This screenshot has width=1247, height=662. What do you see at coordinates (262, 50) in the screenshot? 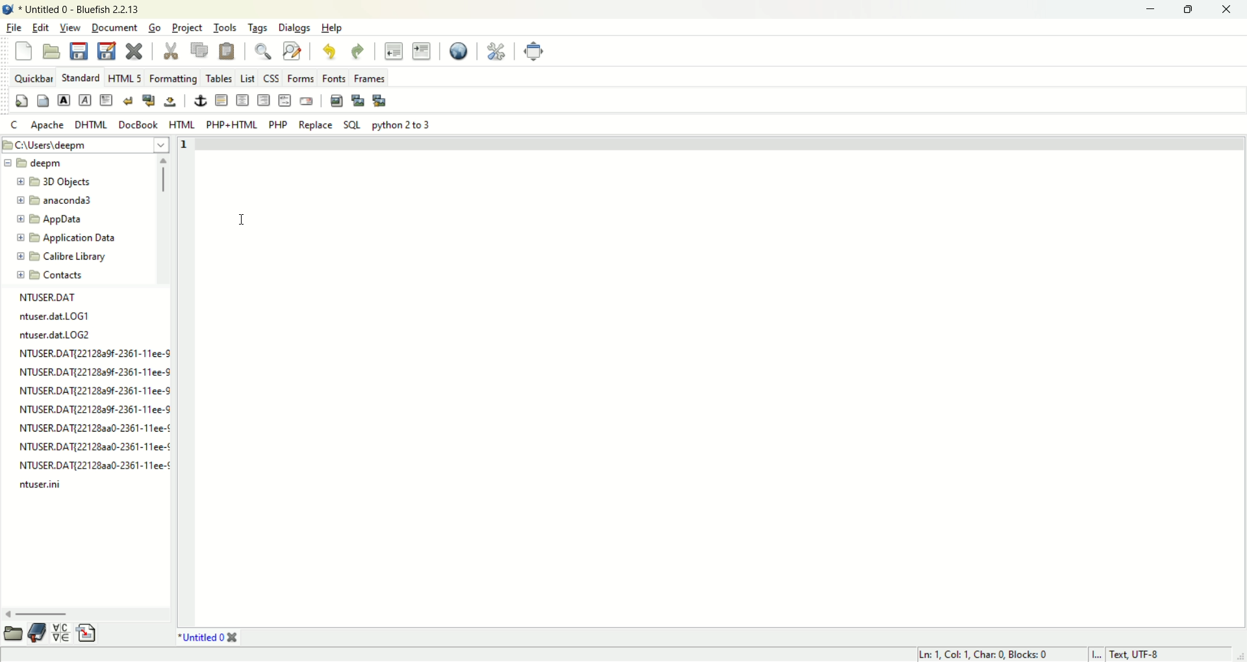
I see `find` at bounding box center [262, 50].